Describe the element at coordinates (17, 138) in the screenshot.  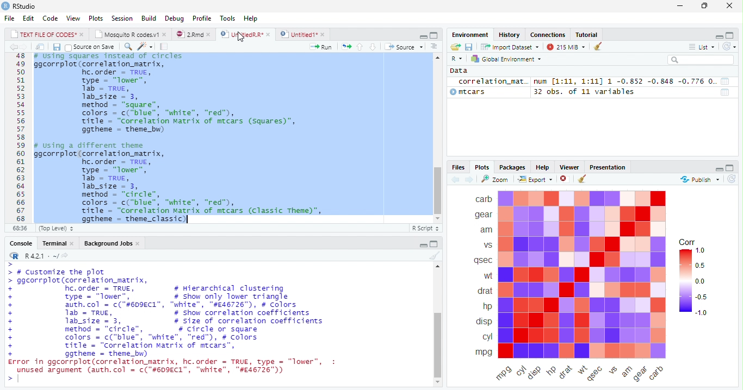
I see `Err
49
50
51
52
53
54
55
56
57
58
59
60
61
62
63
64
65
66
67
68` at that location.